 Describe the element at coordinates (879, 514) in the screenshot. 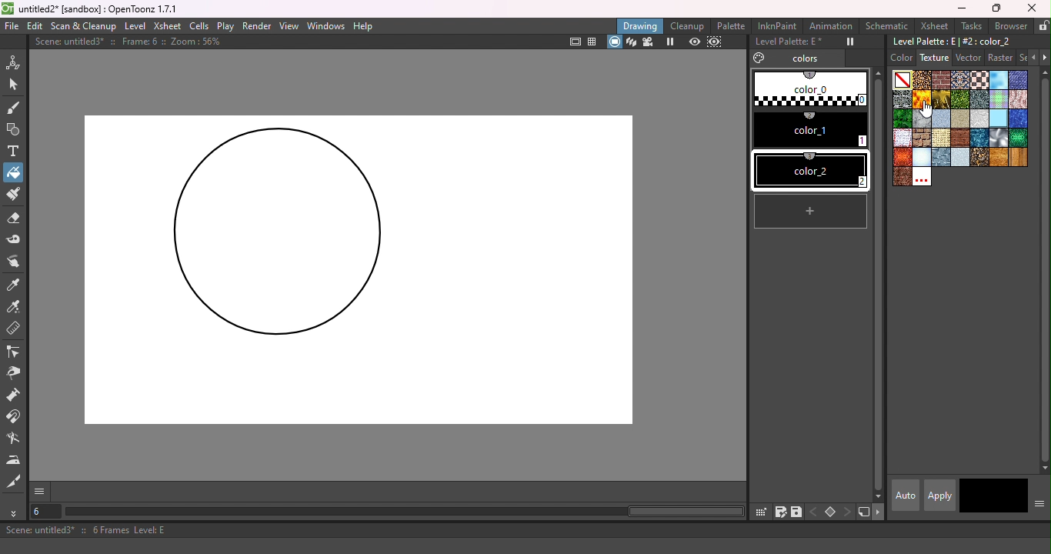

I see `next ` at that location.